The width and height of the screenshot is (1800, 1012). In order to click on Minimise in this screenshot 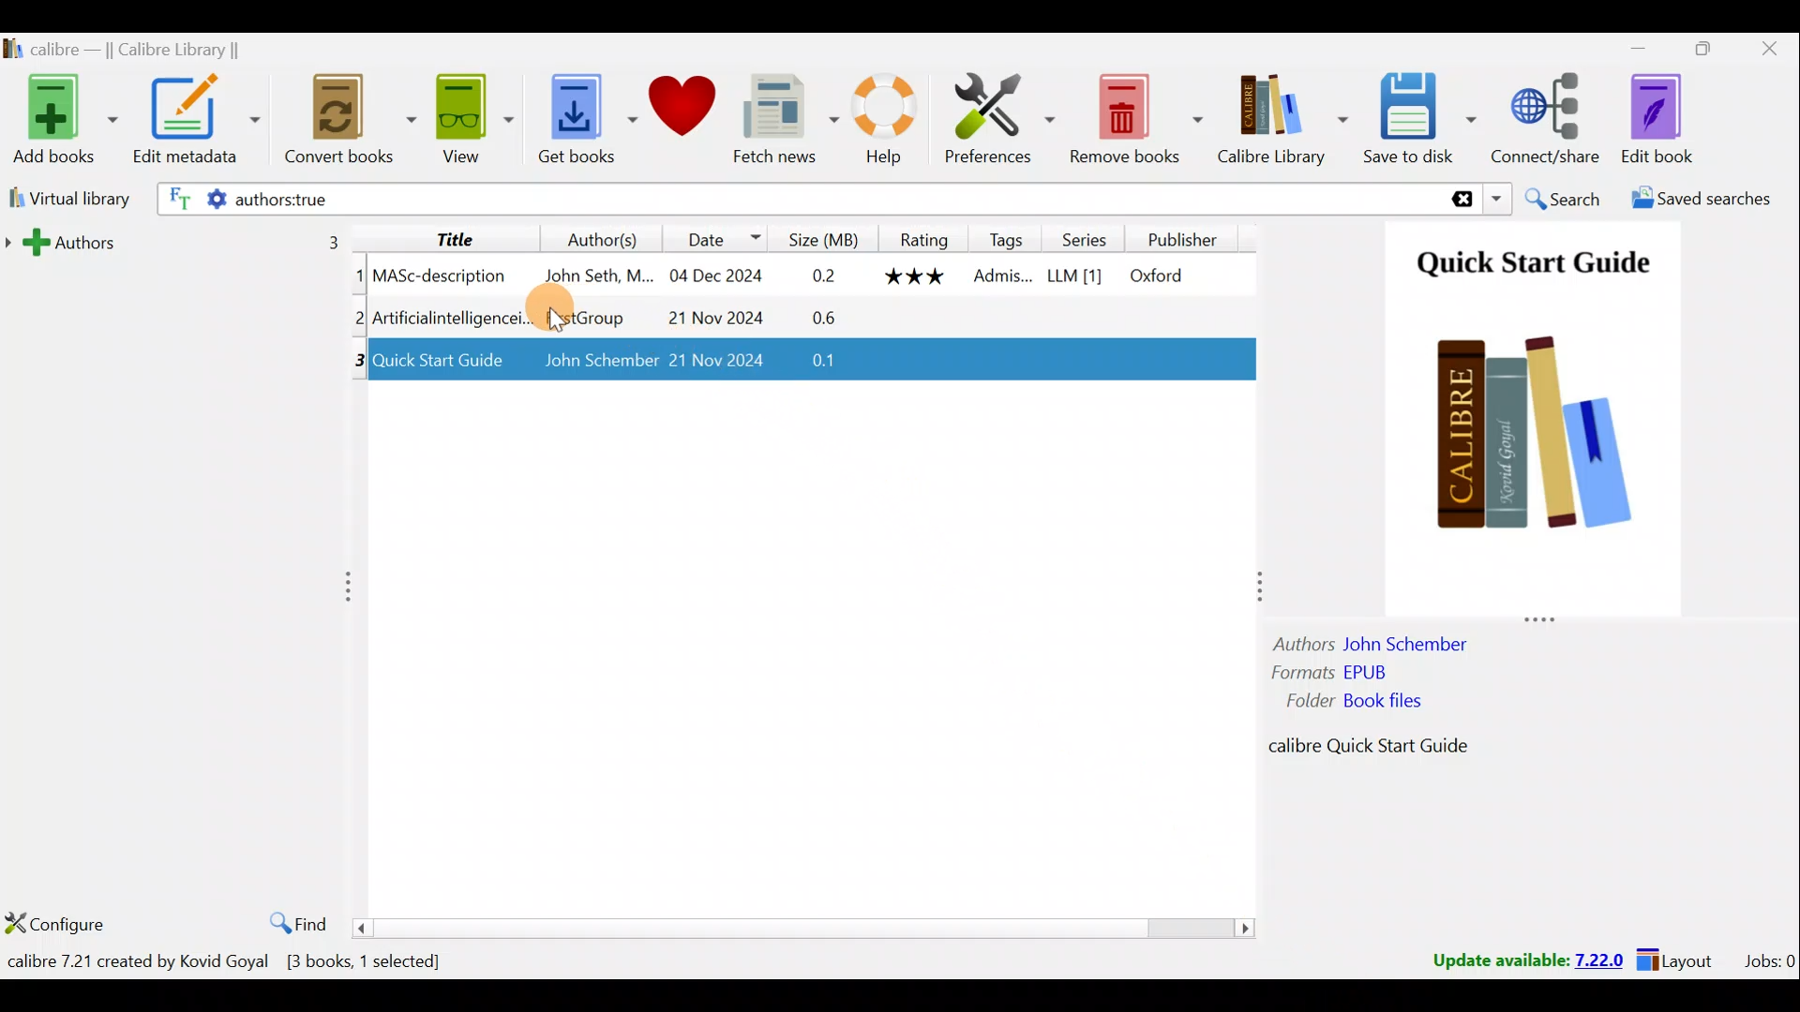, I will do `click(1629, 52)`.